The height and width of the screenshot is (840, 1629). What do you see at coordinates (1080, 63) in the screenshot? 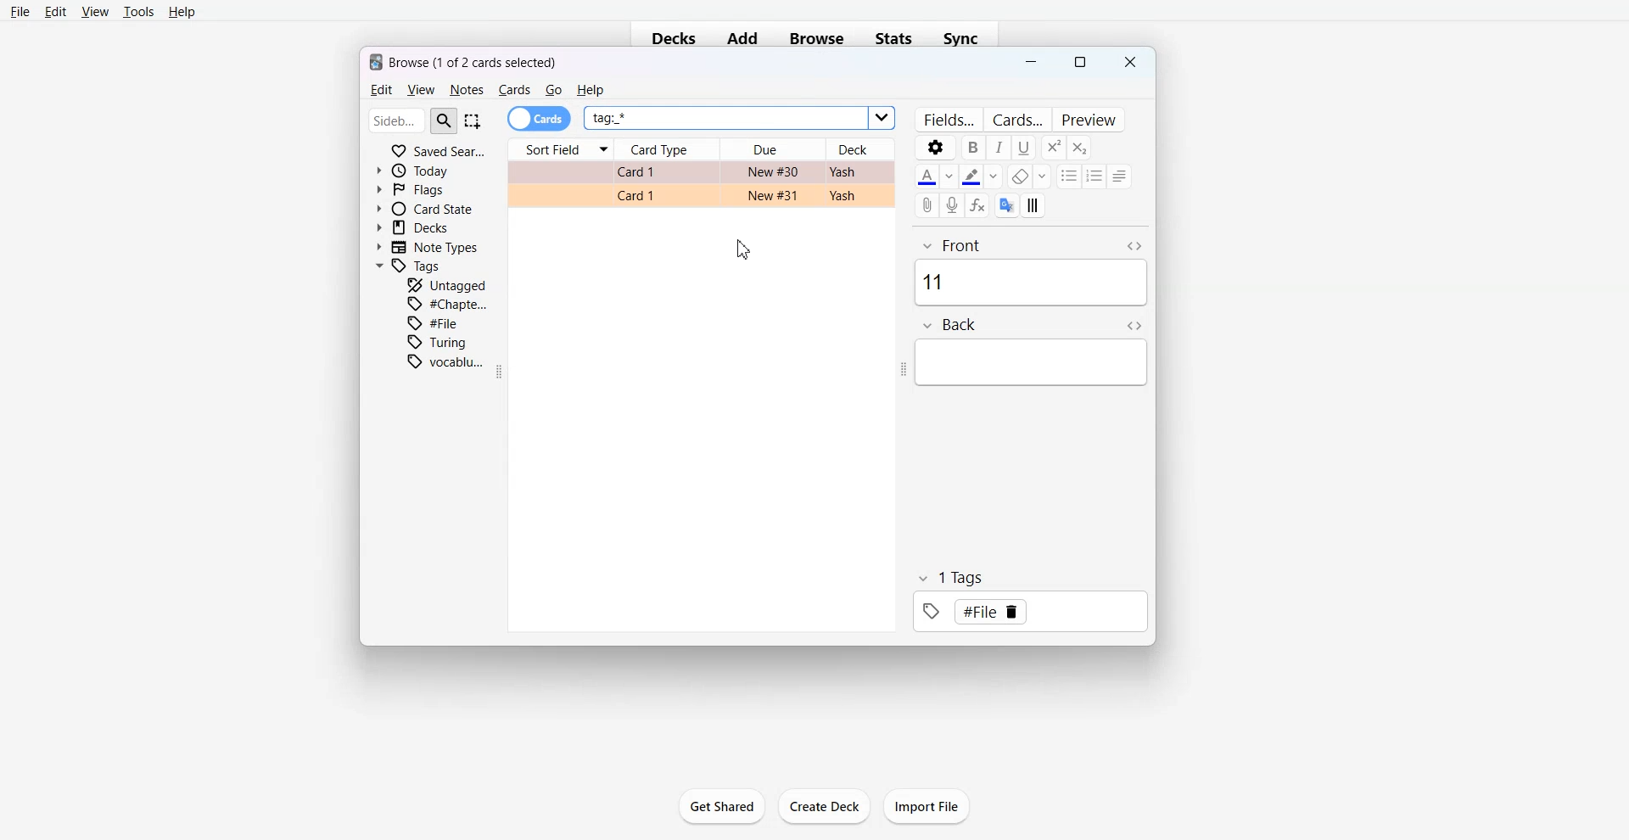
I see `Maximize` at bounding box center [1080, 63].